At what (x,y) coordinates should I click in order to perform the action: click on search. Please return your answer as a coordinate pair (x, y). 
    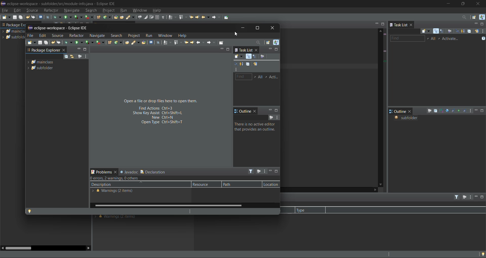
    Looking at the image, I should click on (91, 10).